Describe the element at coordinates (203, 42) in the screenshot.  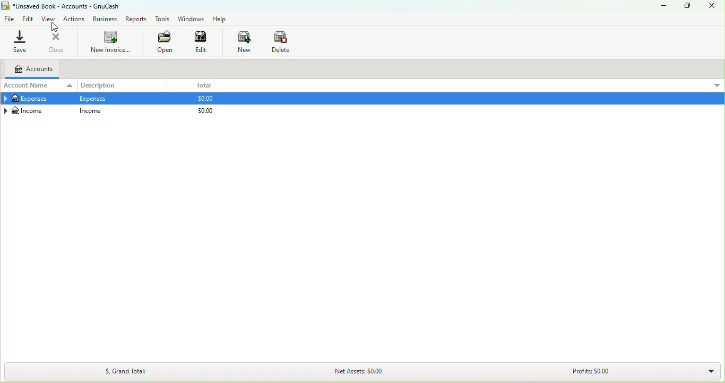
I see `Edit` at that location.